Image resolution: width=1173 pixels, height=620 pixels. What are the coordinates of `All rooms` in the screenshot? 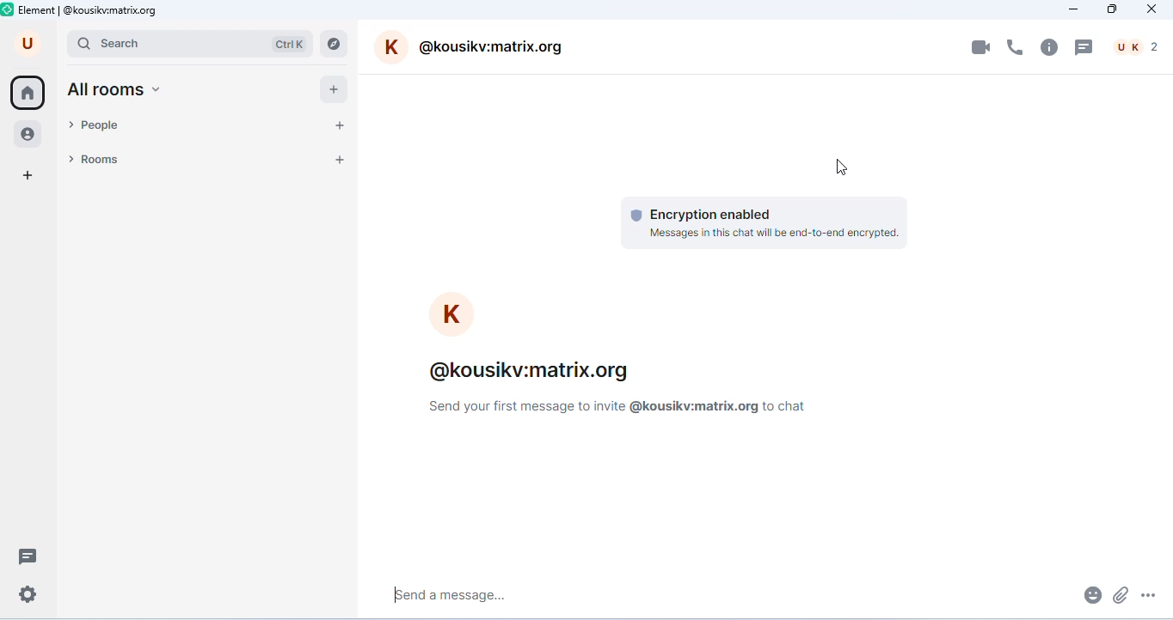 It's located at (113, 91).